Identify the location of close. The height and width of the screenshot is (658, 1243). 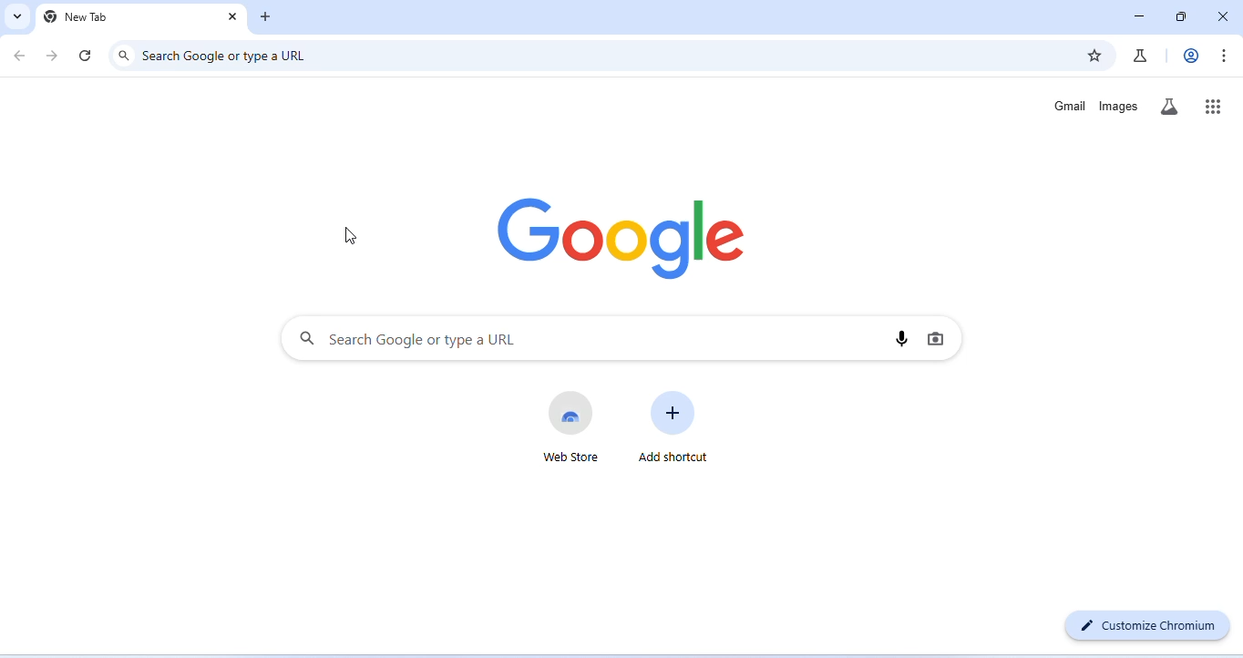
(230, 16).